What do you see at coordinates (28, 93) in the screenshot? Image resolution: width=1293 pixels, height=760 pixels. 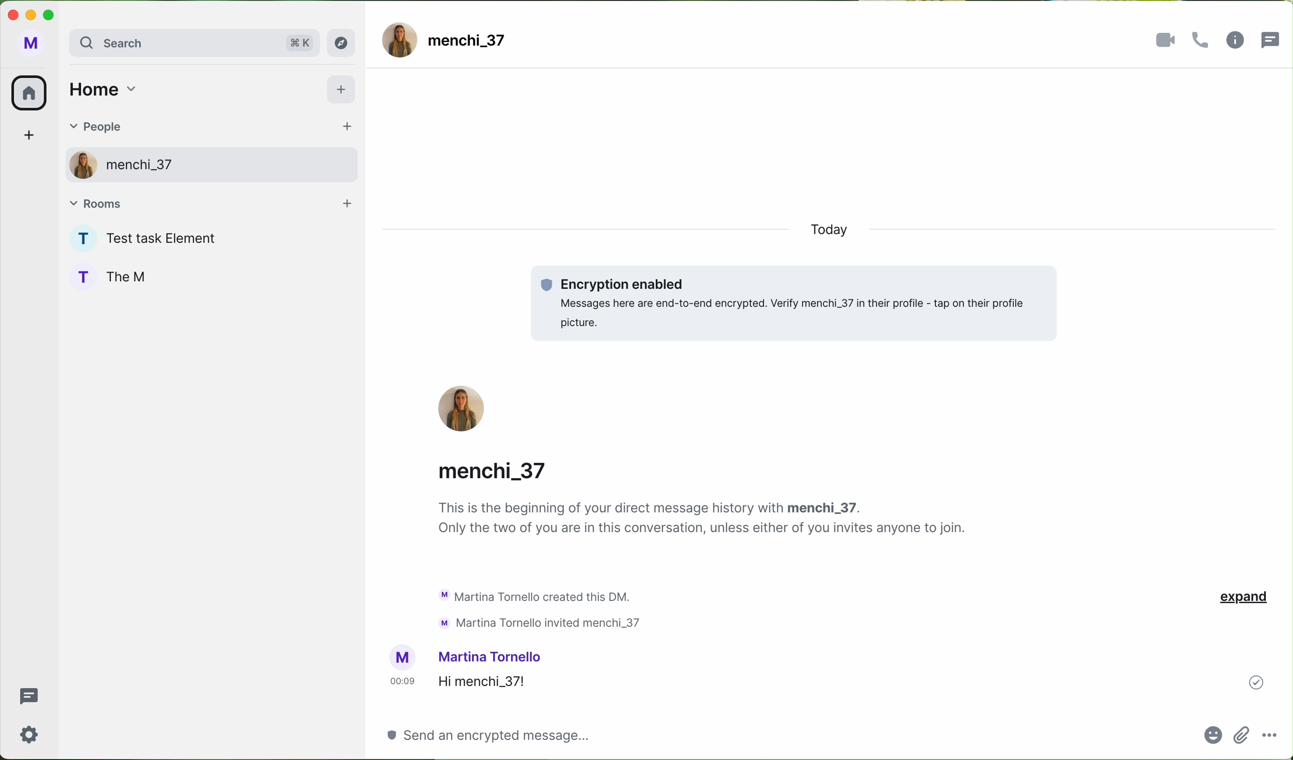 I see `home icon` at bounding box center [28, 93].